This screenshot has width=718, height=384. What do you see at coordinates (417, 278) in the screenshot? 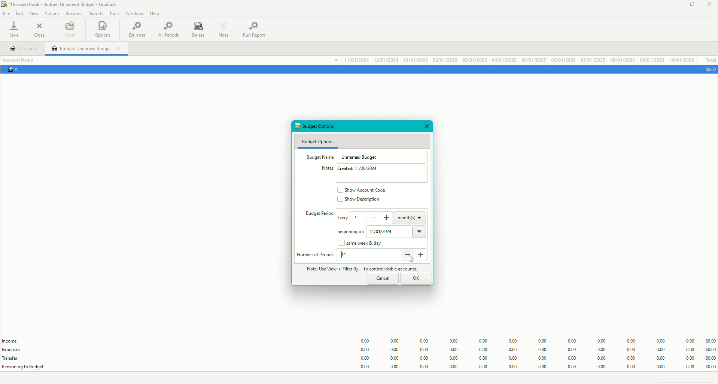
I see `OK` at bounding box center [417, 278].